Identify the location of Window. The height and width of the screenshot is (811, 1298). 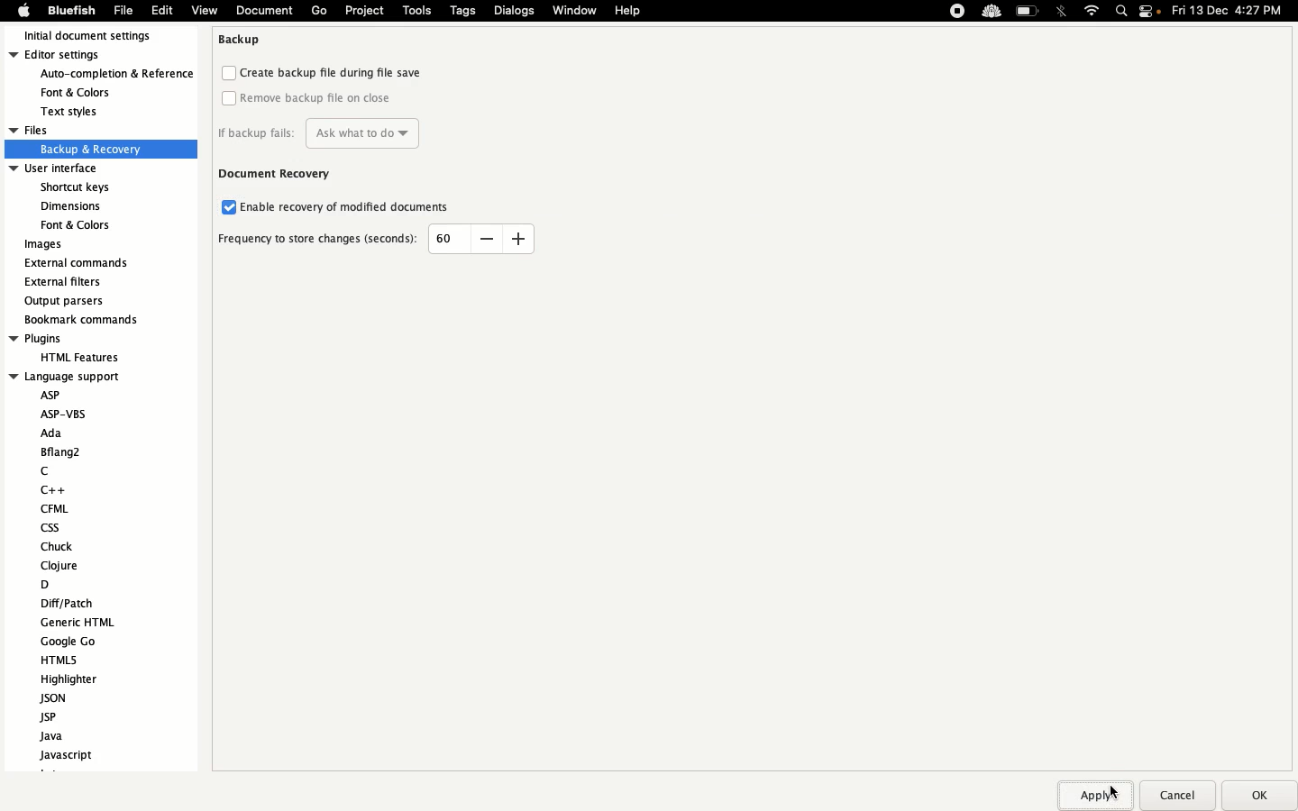
(573, 10).